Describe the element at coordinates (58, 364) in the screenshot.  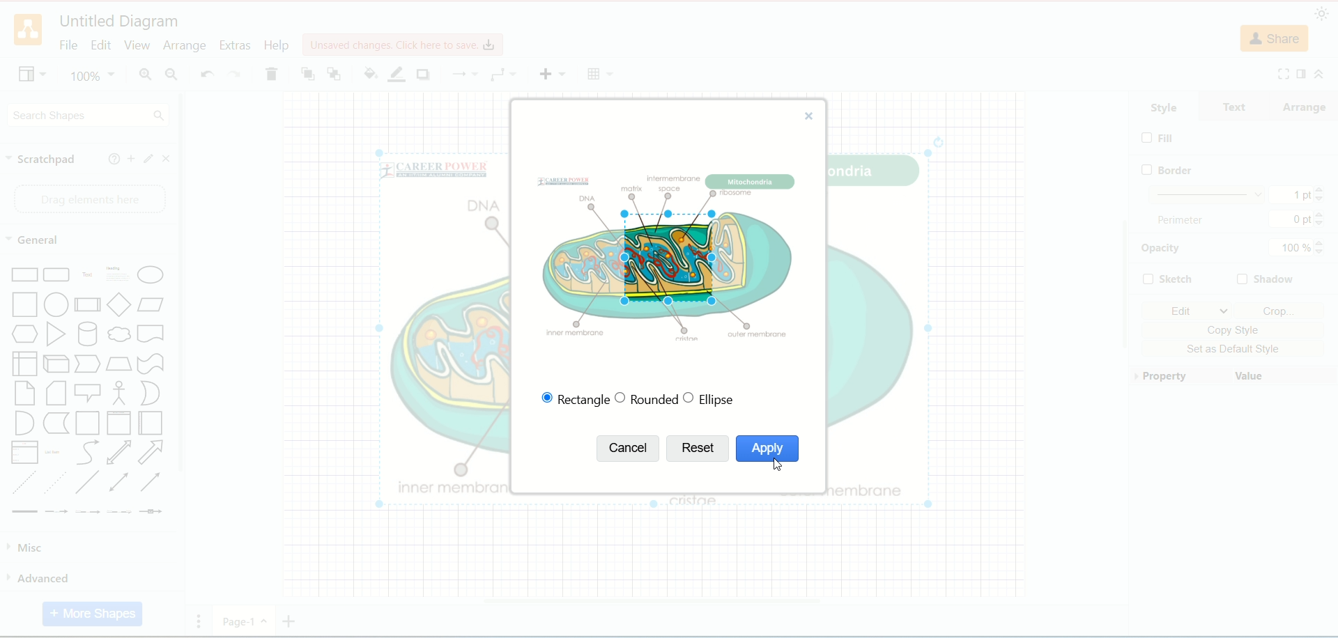
I see `Cube` at that location.